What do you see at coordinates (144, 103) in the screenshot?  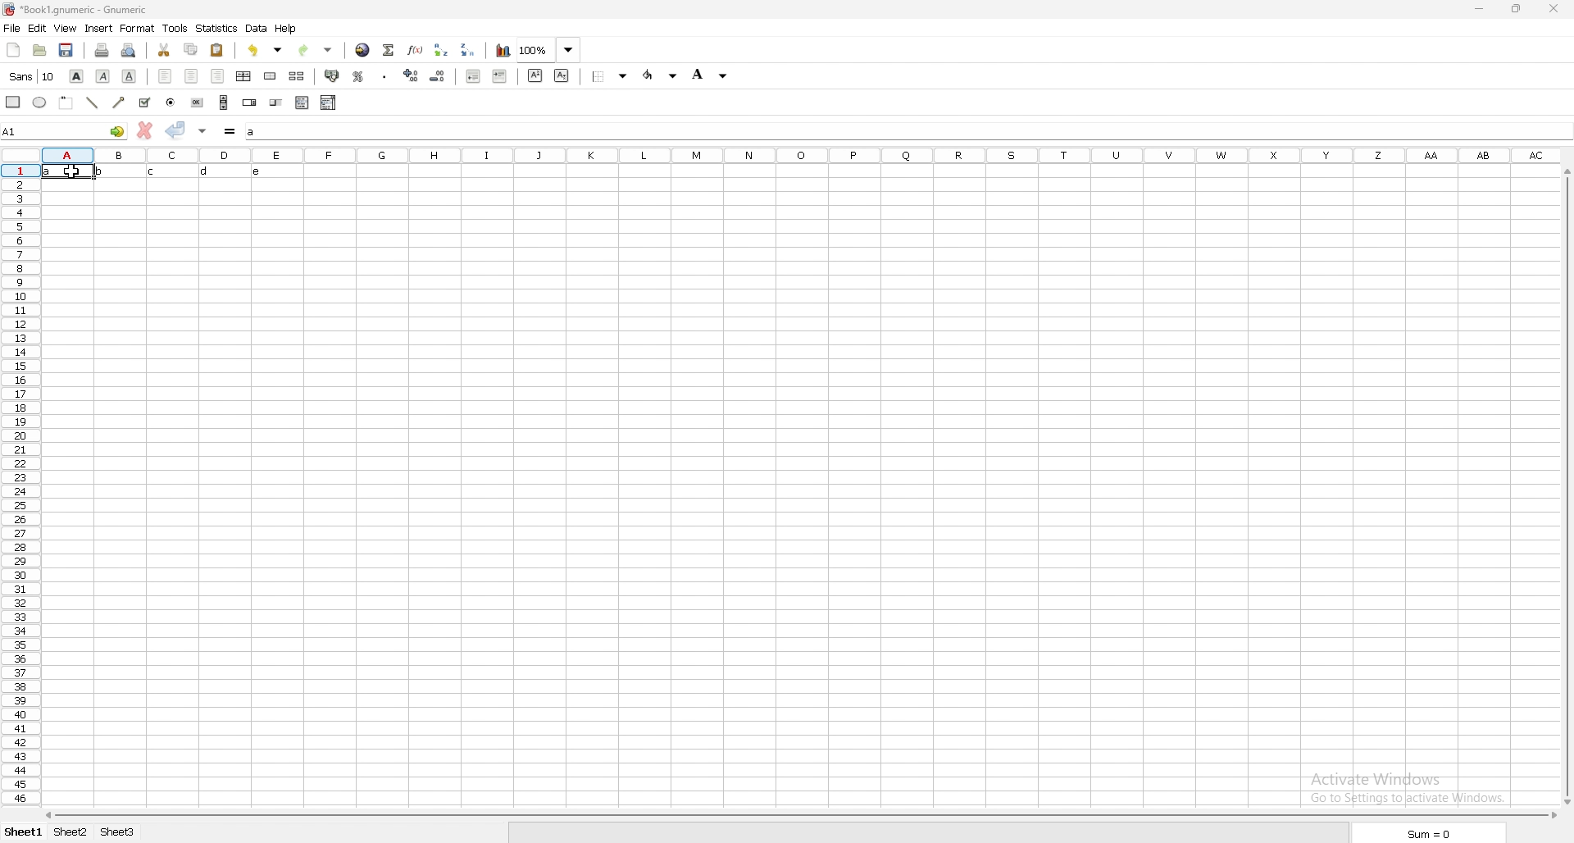 I see `tickbox` at bounding box center [144, 103].